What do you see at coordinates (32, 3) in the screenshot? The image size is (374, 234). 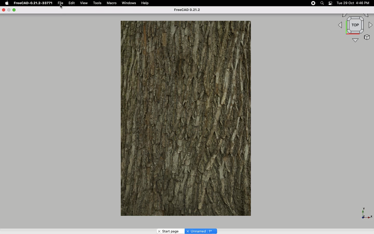 I see `FreeCAD-0.21.2-33771` at bounding box center [32, 3].